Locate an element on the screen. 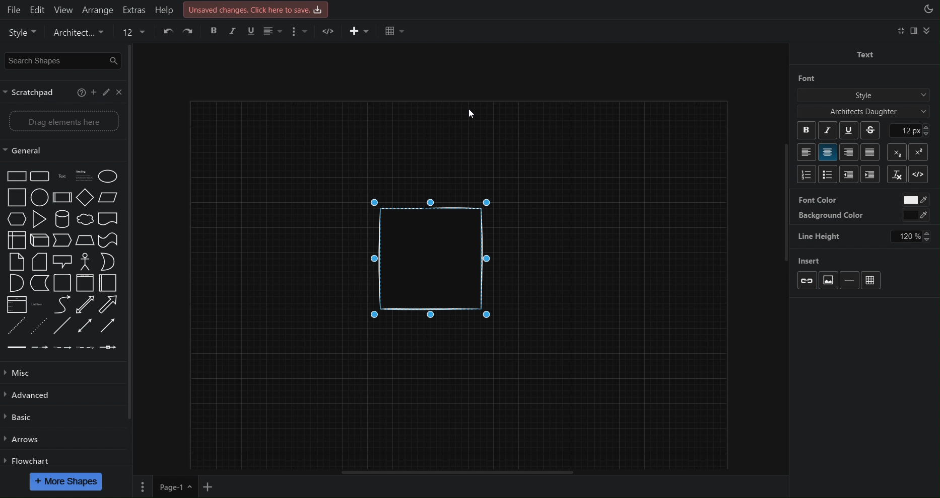  Arrange is located at coordinates (96, 9).